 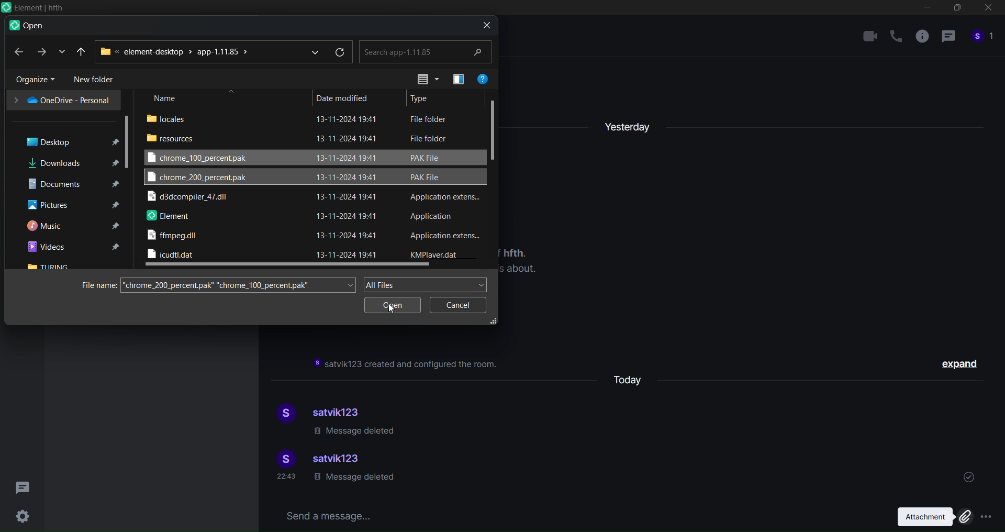 What do you see at coordinates (350, 186) in the screenshot?
I see `date` at bounding box center [350, 186].